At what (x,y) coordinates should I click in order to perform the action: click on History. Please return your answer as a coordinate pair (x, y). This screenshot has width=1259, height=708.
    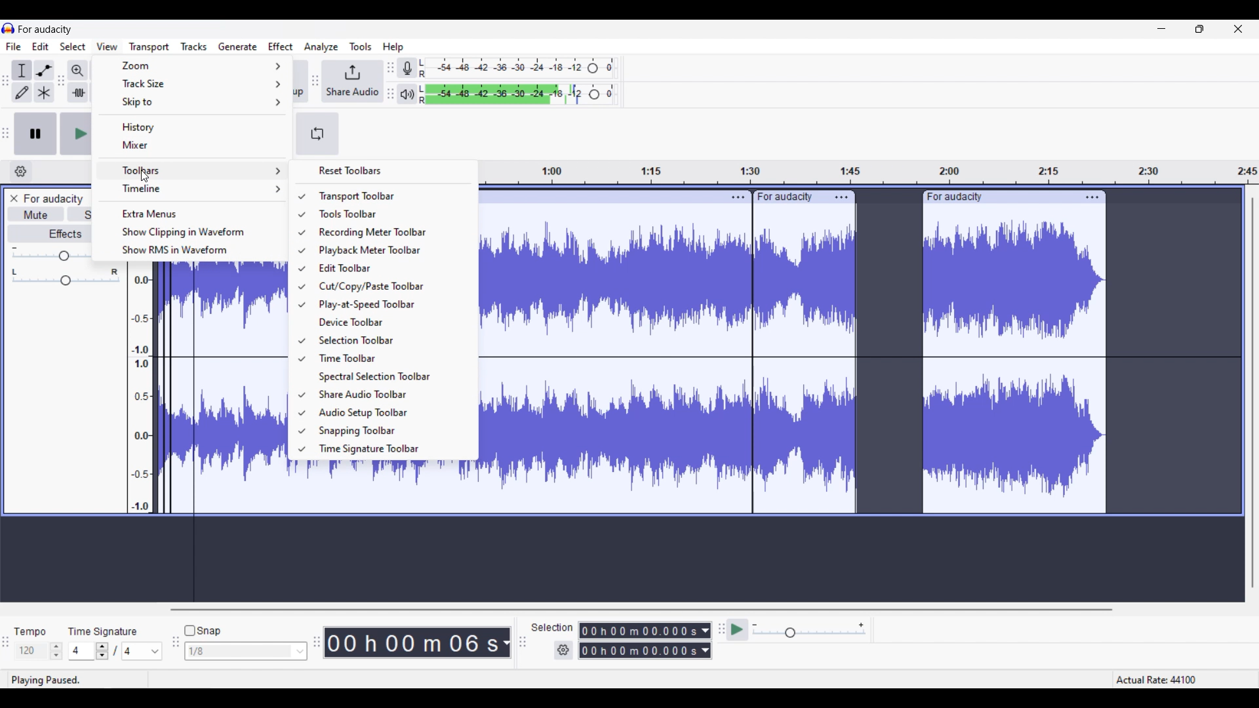
    Looking at the image, I should click on (192, 127).